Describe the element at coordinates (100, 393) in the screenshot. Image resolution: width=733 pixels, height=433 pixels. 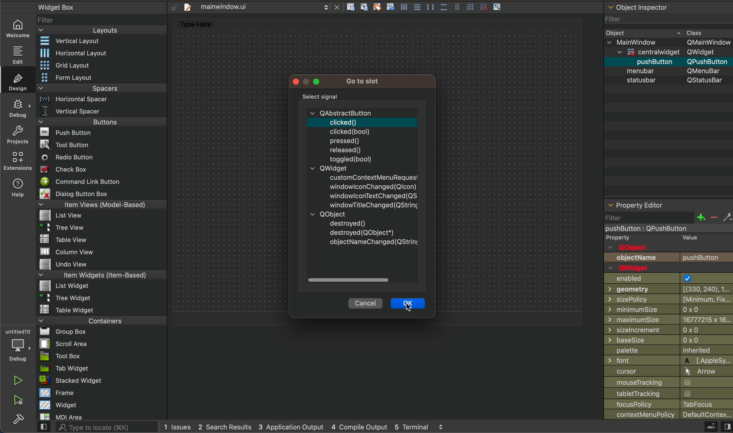
I see `frame` at that location.